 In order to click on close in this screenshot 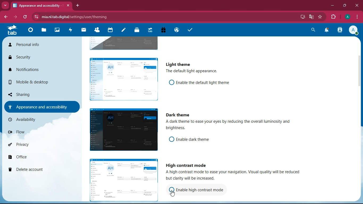, I will do `click(356, 5)`.